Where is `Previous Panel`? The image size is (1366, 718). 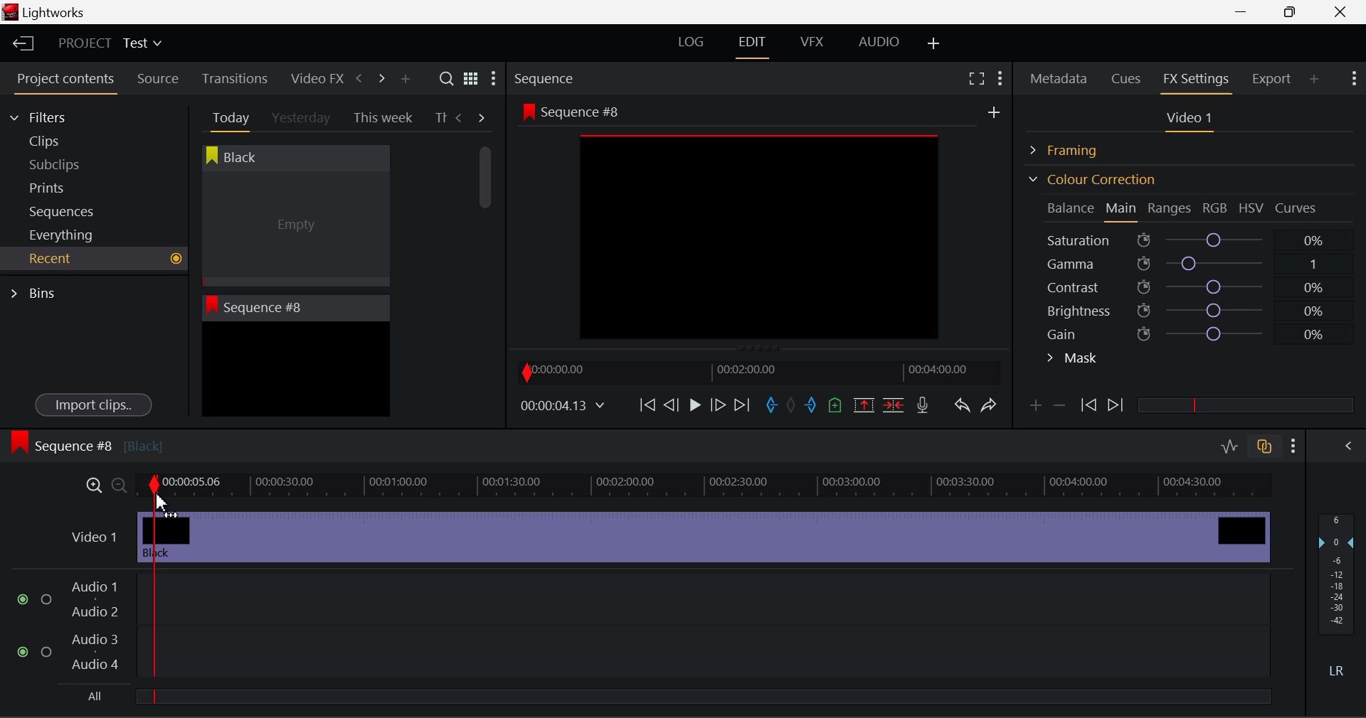
Previous Panel is located at coordinates (359, 79).